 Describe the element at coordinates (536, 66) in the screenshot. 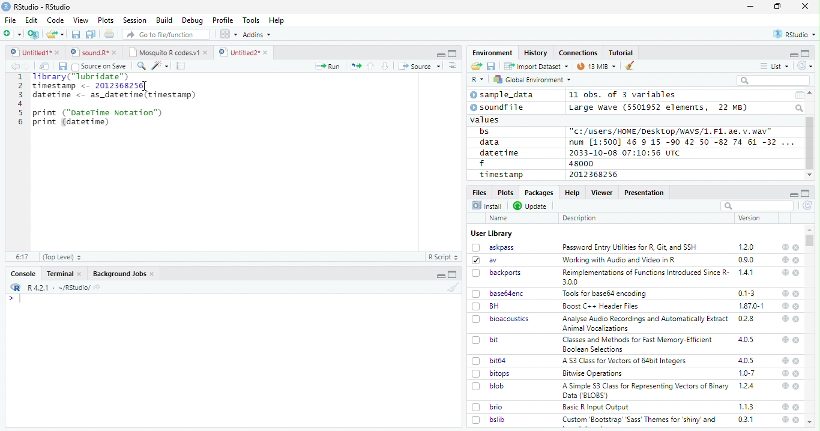

I see `Import Dataset` at that location.